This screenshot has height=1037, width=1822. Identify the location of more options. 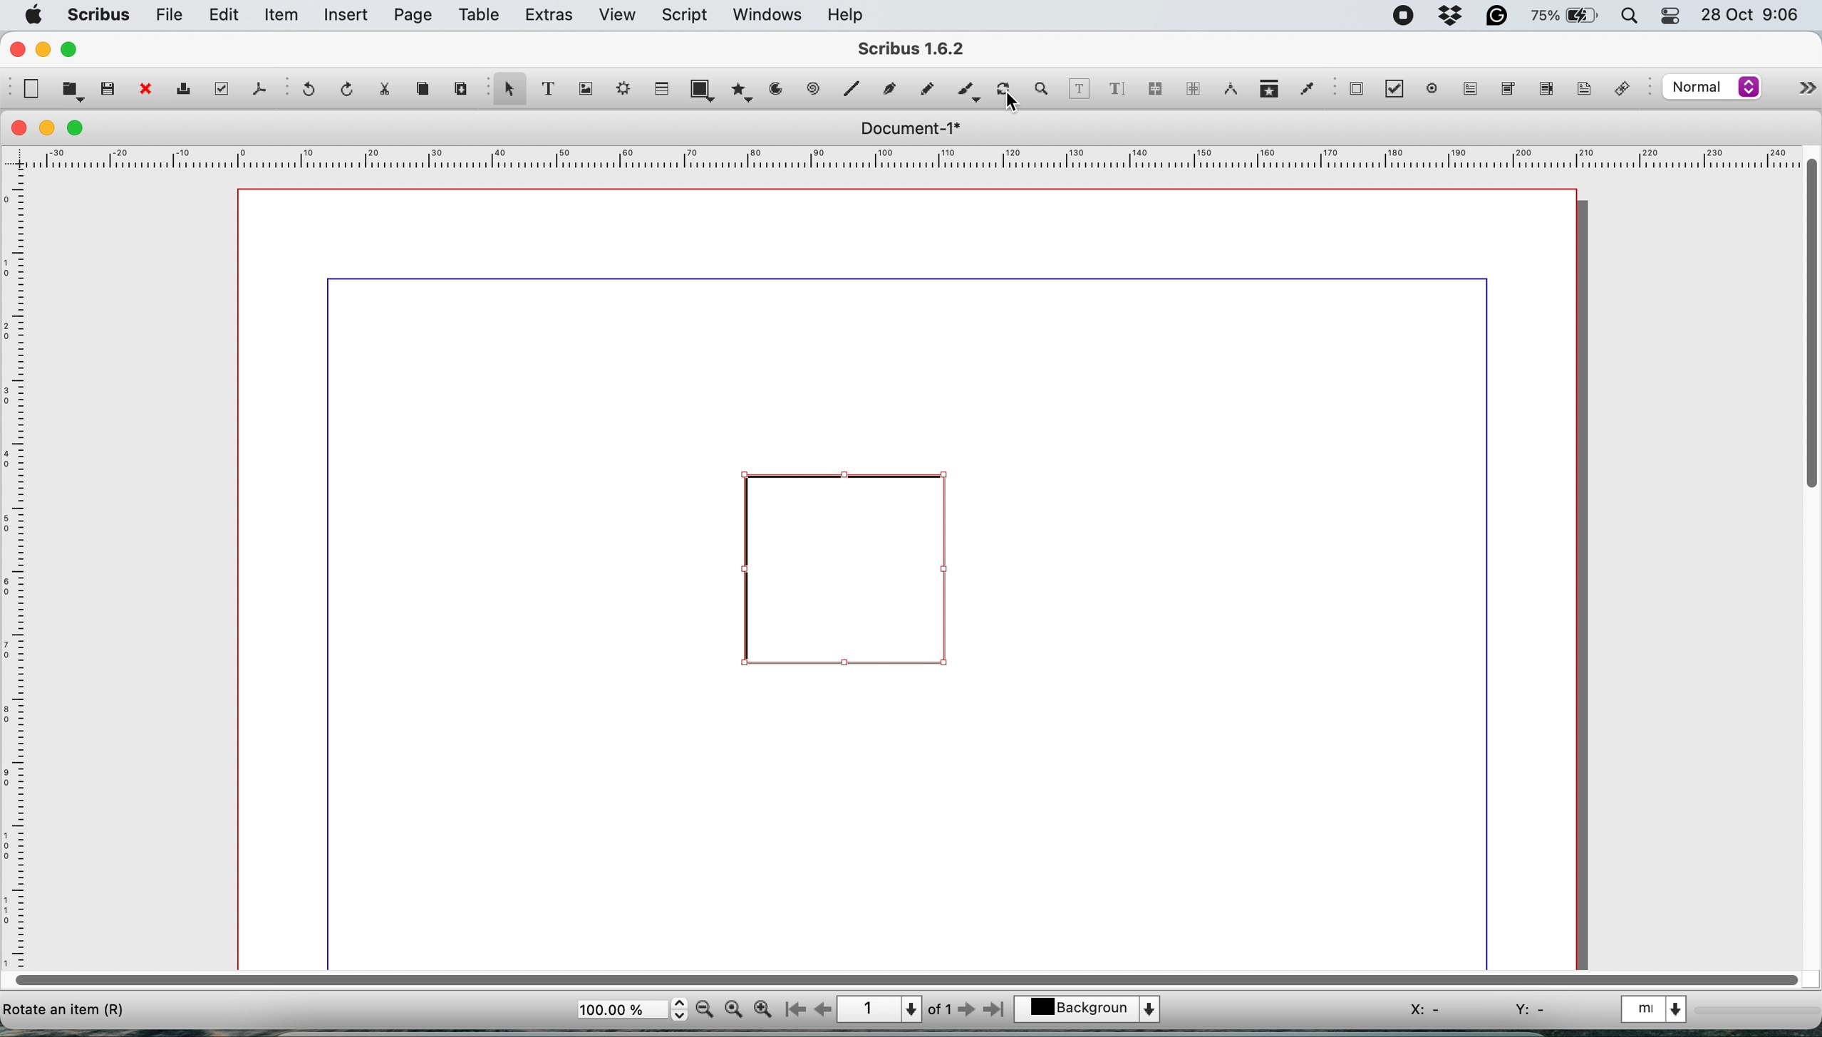
(1801, 85).